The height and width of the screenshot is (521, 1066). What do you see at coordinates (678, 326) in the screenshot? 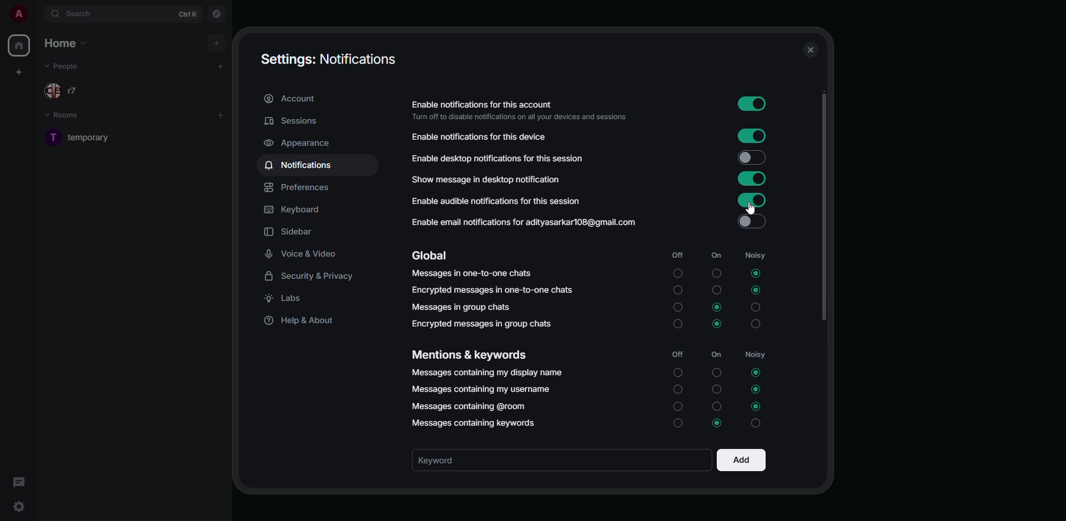
I see `off` at bounding box center [678, 326].